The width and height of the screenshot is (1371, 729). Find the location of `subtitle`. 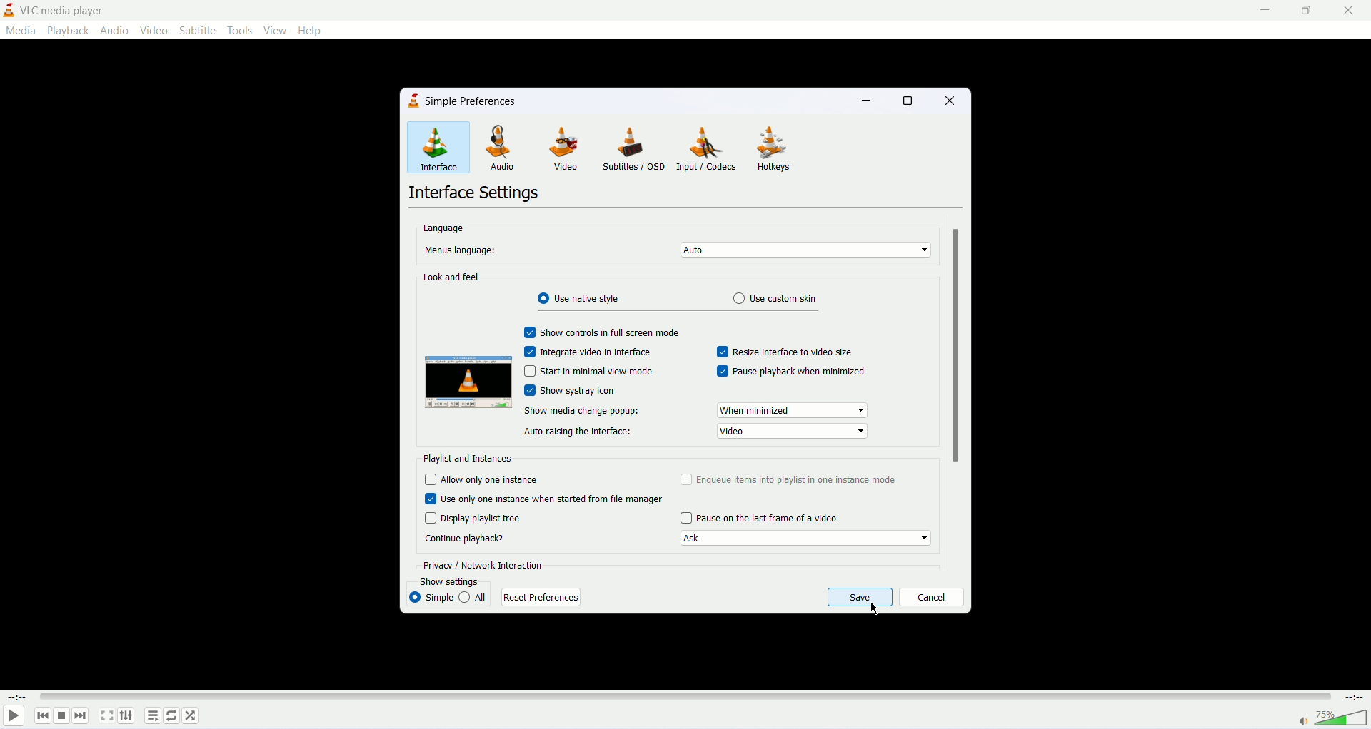

subtitle is located at coordinates (198, 29).